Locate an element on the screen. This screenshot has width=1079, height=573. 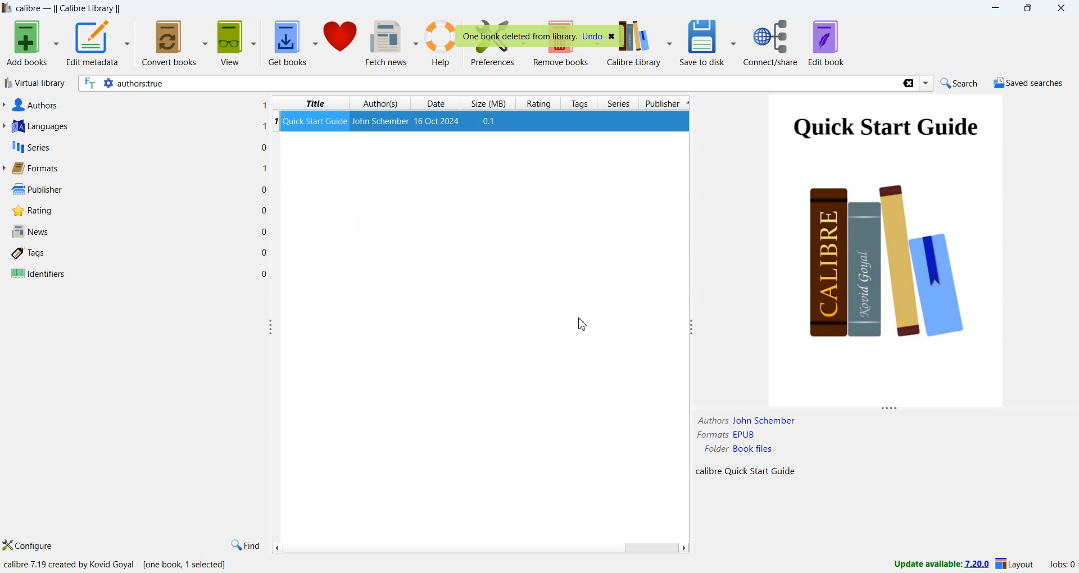
edit metadata is located at coordinates (98, 44).